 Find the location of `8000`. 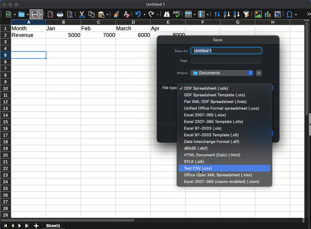

8000 is located at coordinates (178, 34).